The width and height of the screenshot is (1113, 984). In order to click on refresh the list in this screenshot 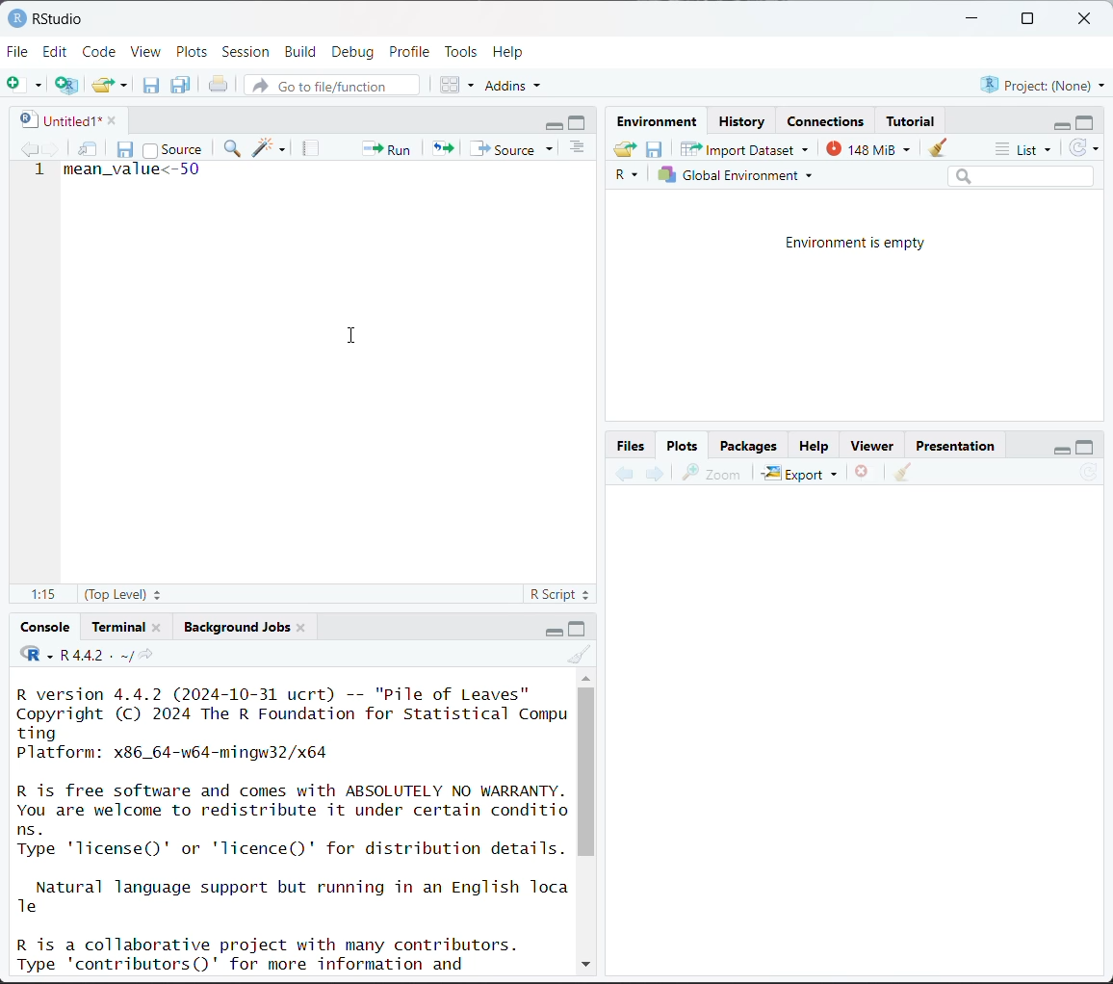, I will do `click(1084, 148)`.